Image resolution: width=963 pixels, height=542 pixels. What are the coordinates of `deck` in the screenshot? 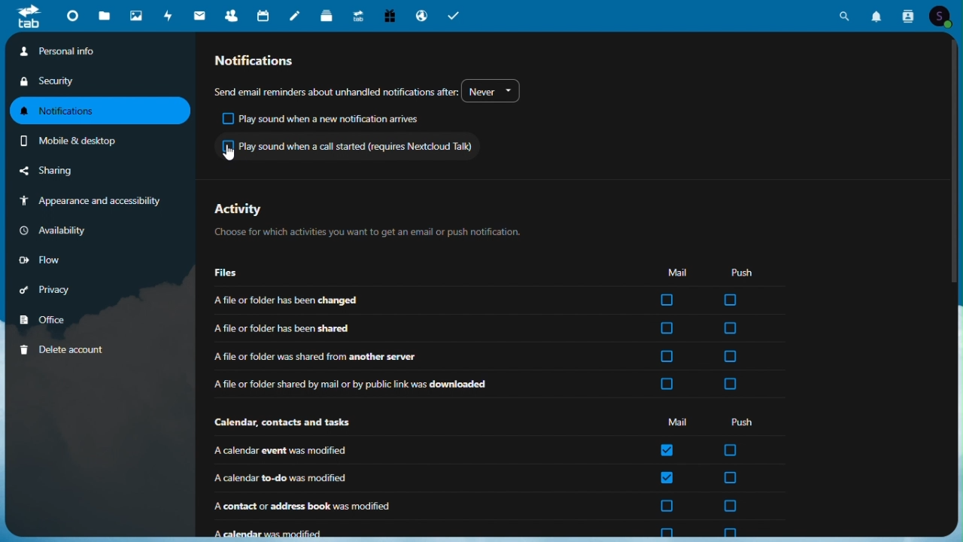 It's located at (328, 14).